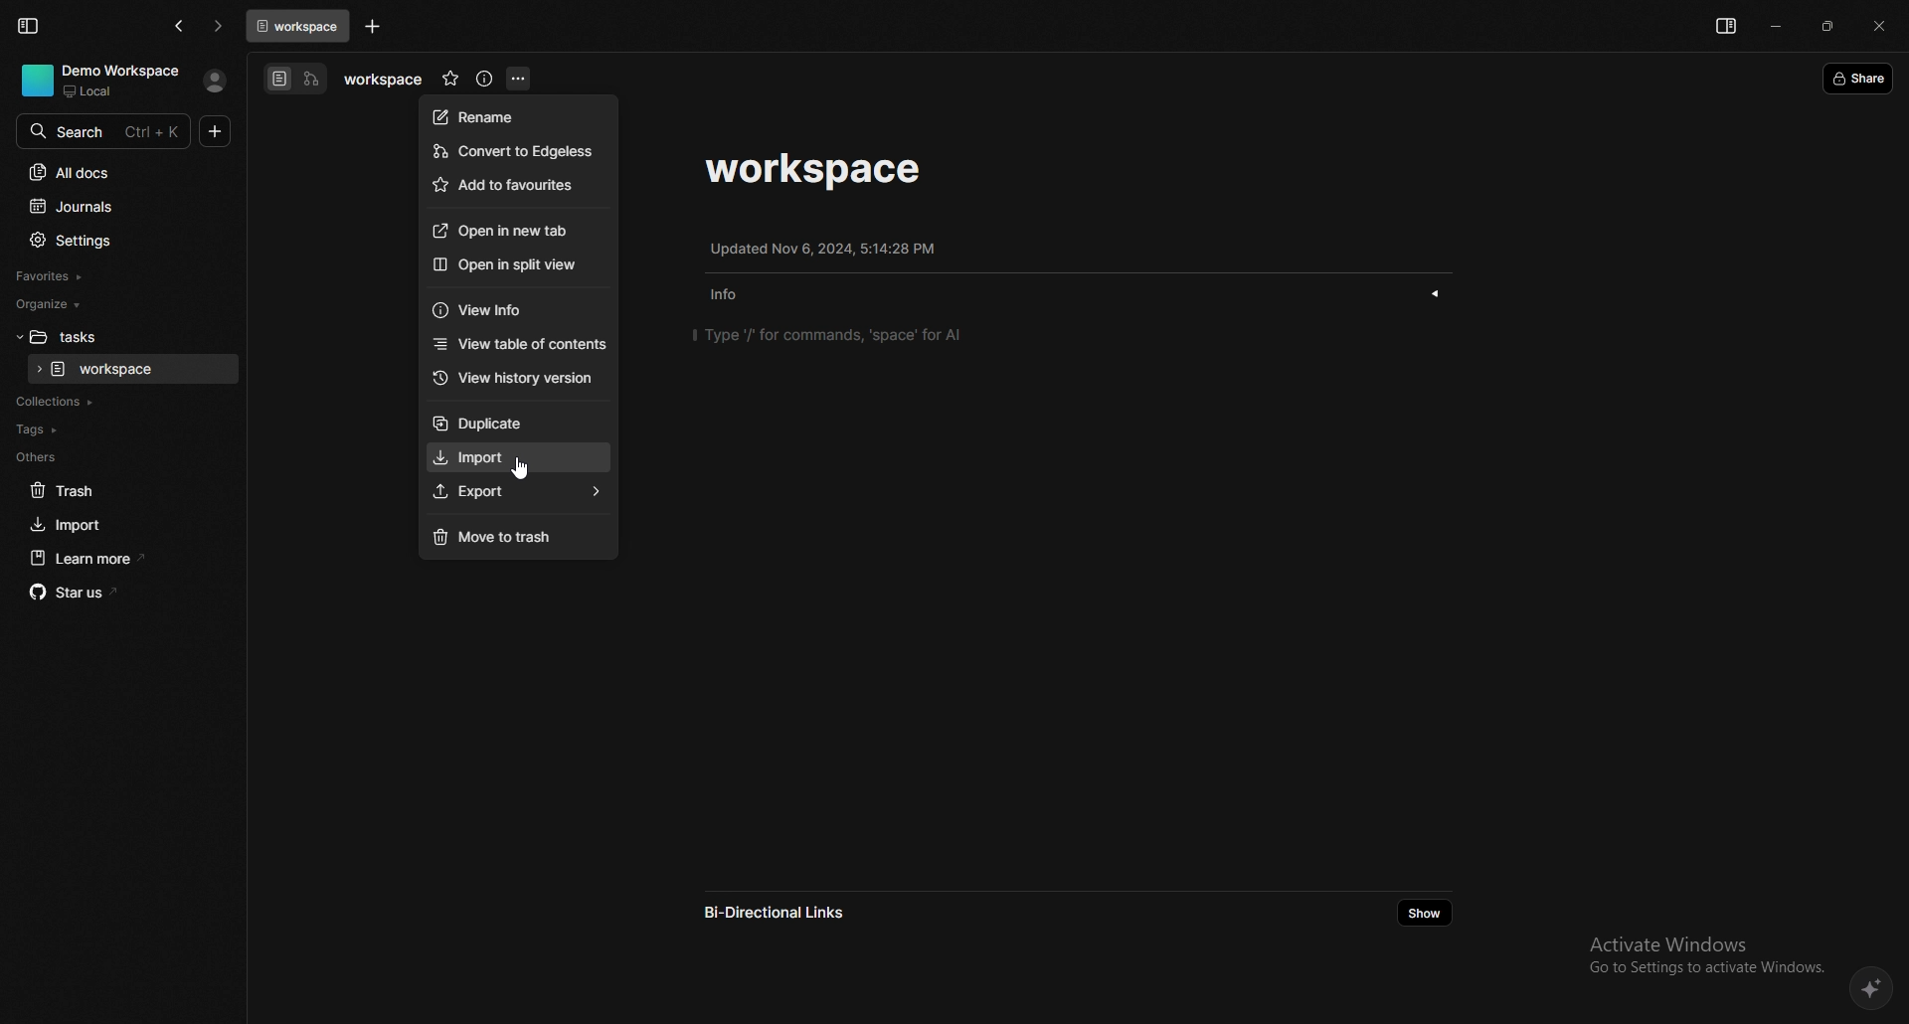 This screenshot has width=1909, height=1024. I want to click on folder, so click(111, 337).